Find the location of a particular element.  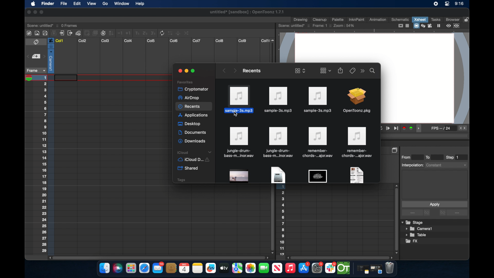

finder is located at coordinates (104, 268).